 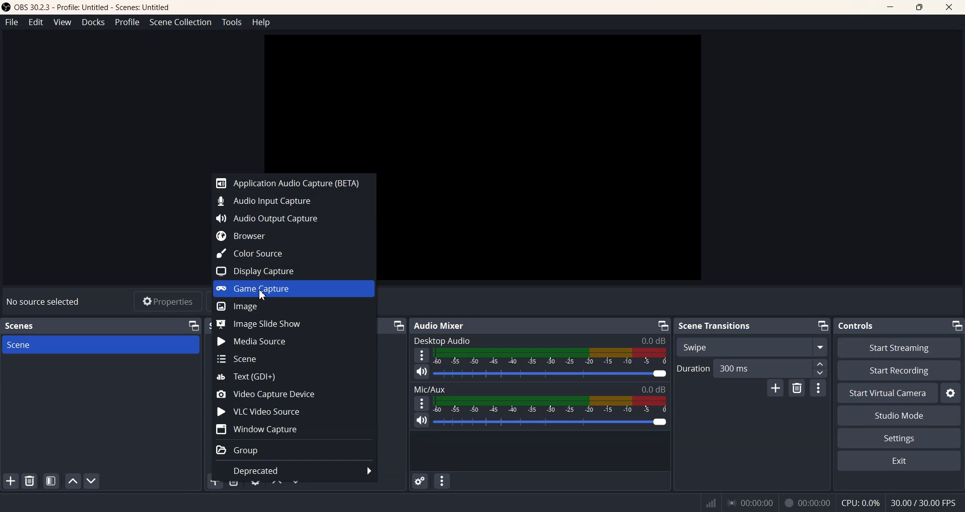 I want to click on Remove Configurable transition, so click(x=796, y=389).